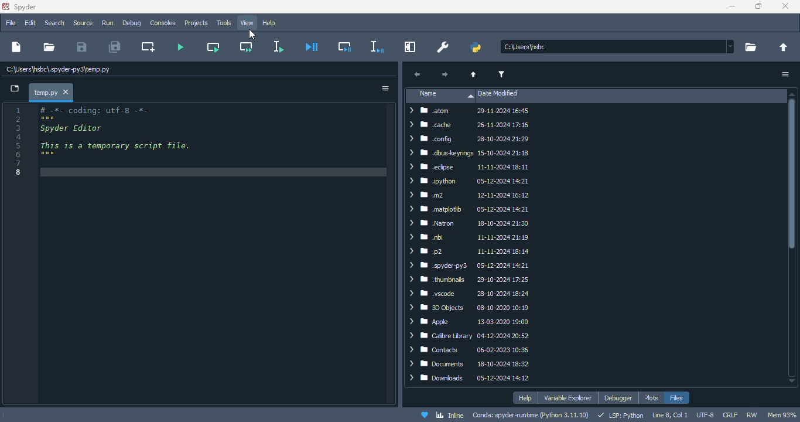  I want to click on help, so click(269, 23).